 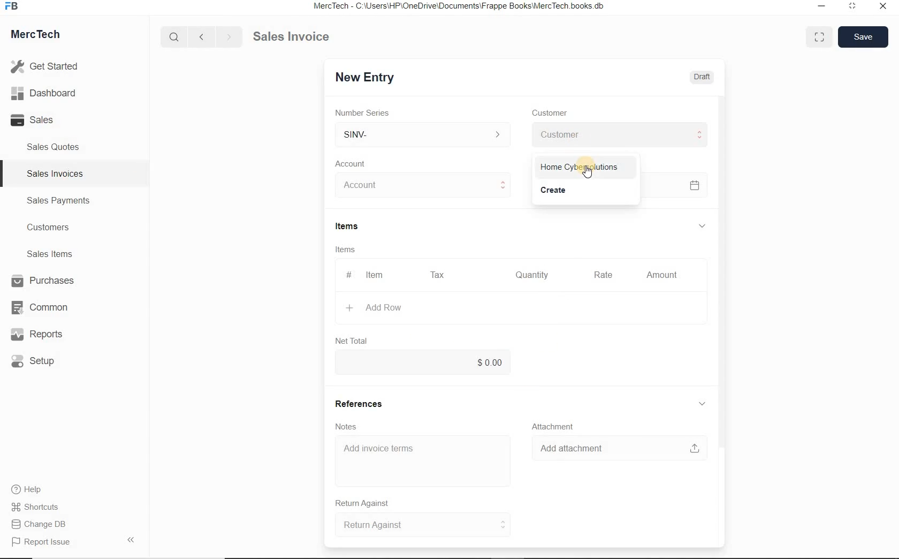 What do you see at coordinates (44, 282) in the screenshot?
I see `Purchases` at bounding box center [44, 282].